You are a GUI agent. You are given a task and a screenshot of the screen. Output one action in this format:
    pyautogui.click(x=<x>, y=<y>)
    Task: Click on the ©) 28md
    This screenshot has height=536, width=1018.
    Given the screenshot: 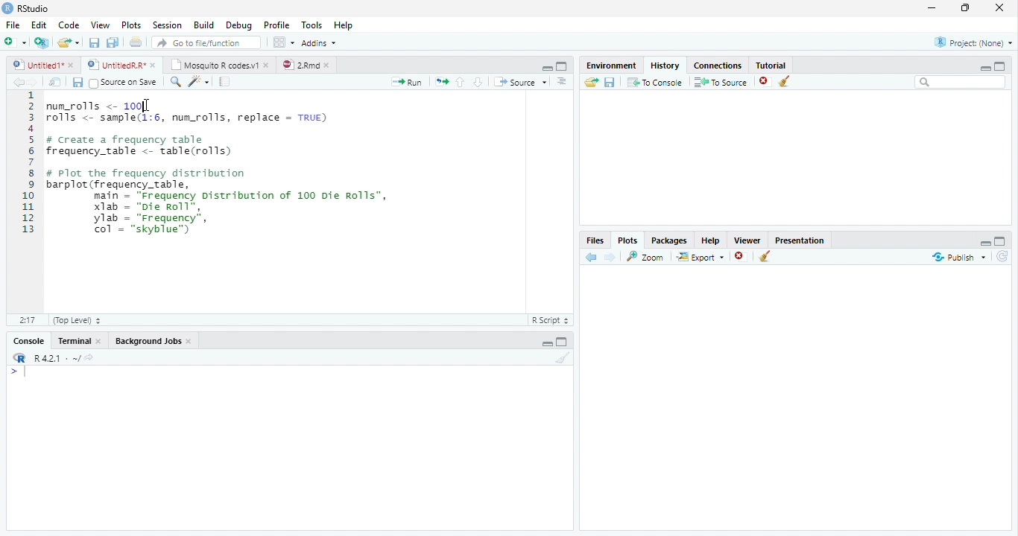 What is the action you would take?
    pyautogui.click(x=306, y=65)
    